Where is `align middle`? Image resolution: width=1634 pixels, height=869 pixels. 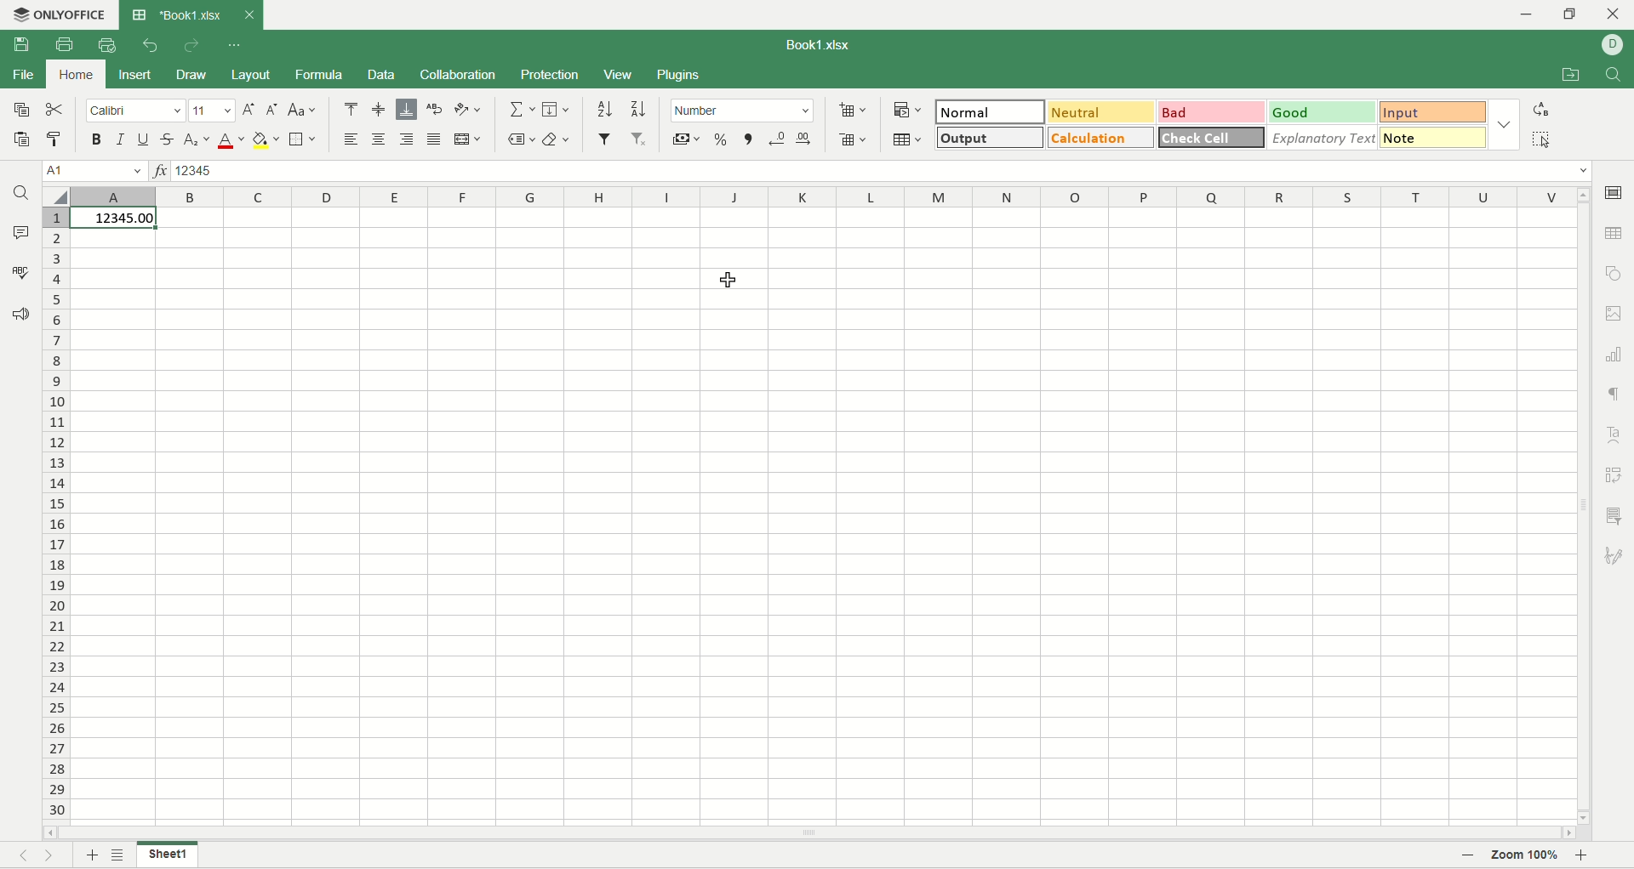 align middle is located at coordinates (378, 110).